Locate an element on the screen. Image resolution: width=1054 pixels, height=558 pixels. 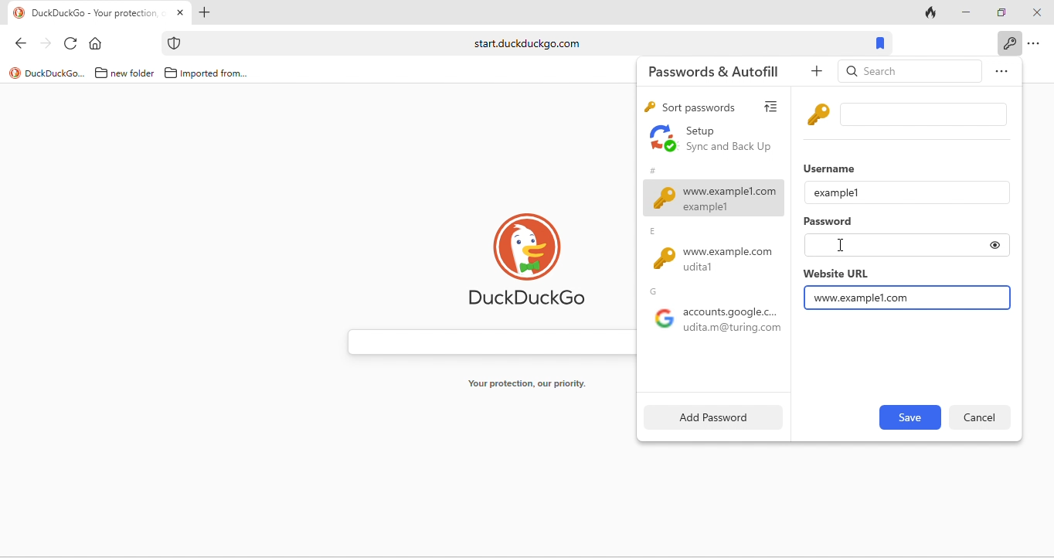
passwords and autofill is located at coordinates (723, 70).